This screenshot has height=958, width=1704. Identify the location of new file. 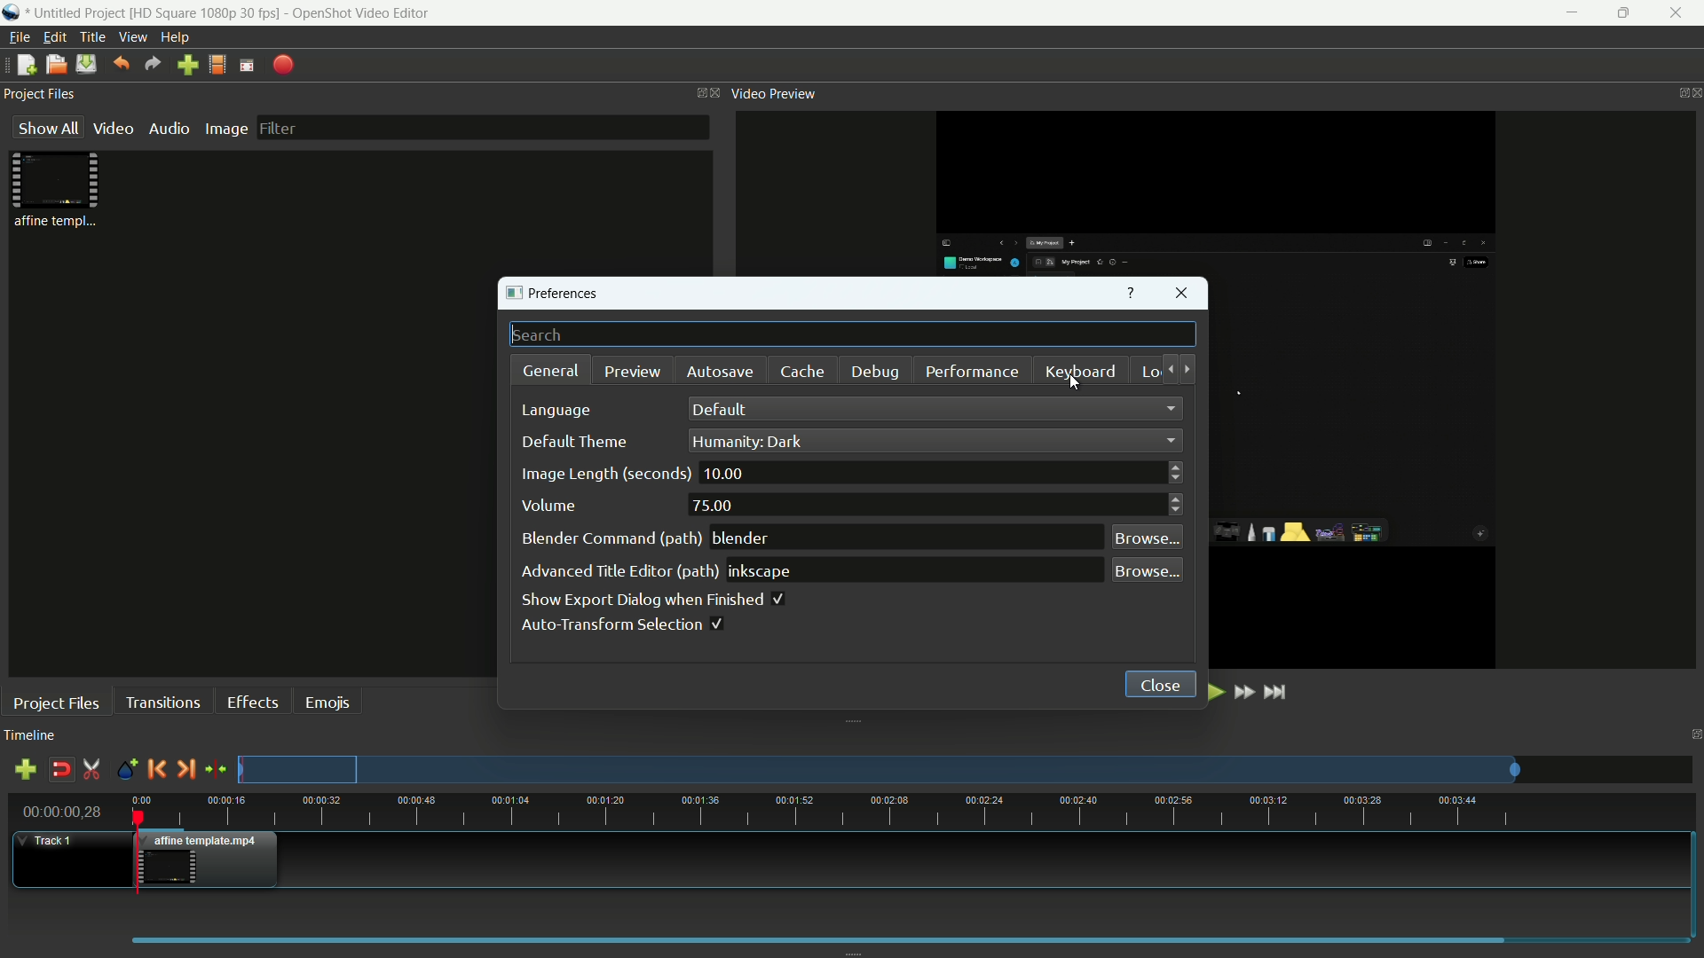
(23, 66).